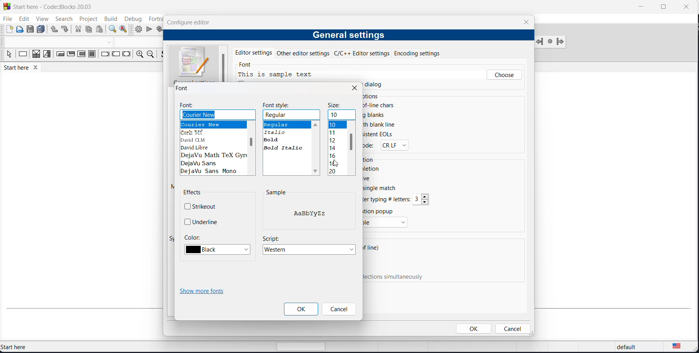 This screenshot has height=353, width=699. What do you see at coordinates (386, 189) in the screenshot?
I see `Single match` at bounding box center [386, 189].